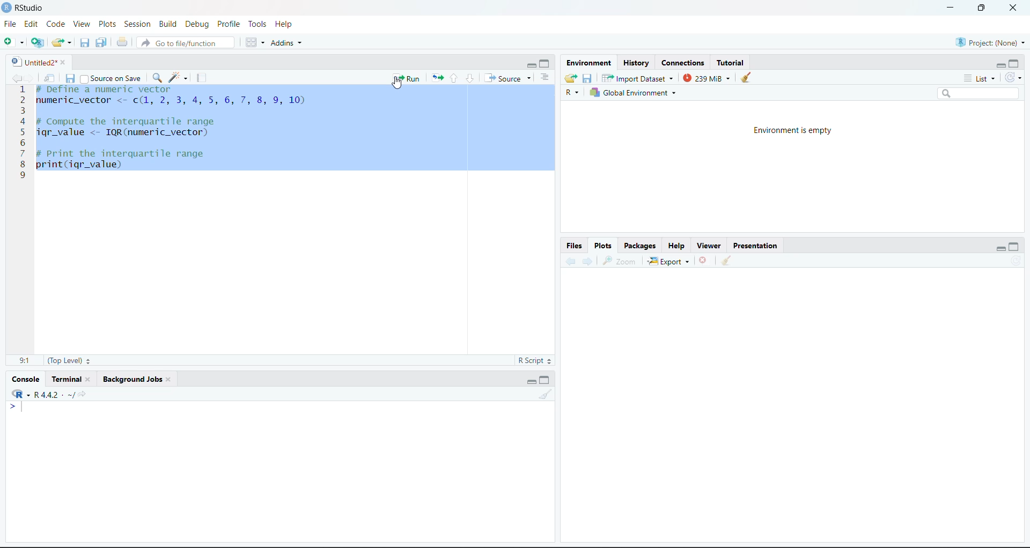  I want to click on Save workspace as, so click(588, 79).